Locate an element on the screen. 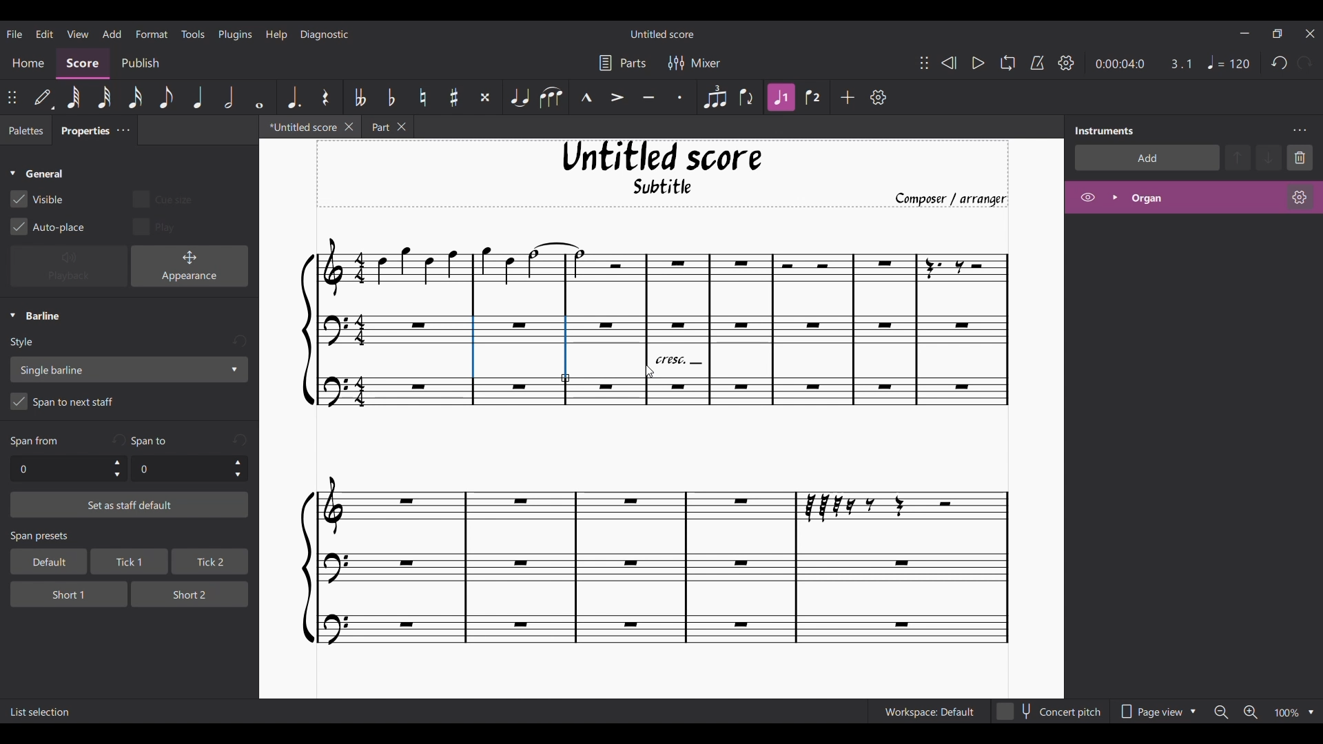 Image resolution: width=1323 pixels, height=744 pixels. Add instrument is located at coordinates (1147, 157).